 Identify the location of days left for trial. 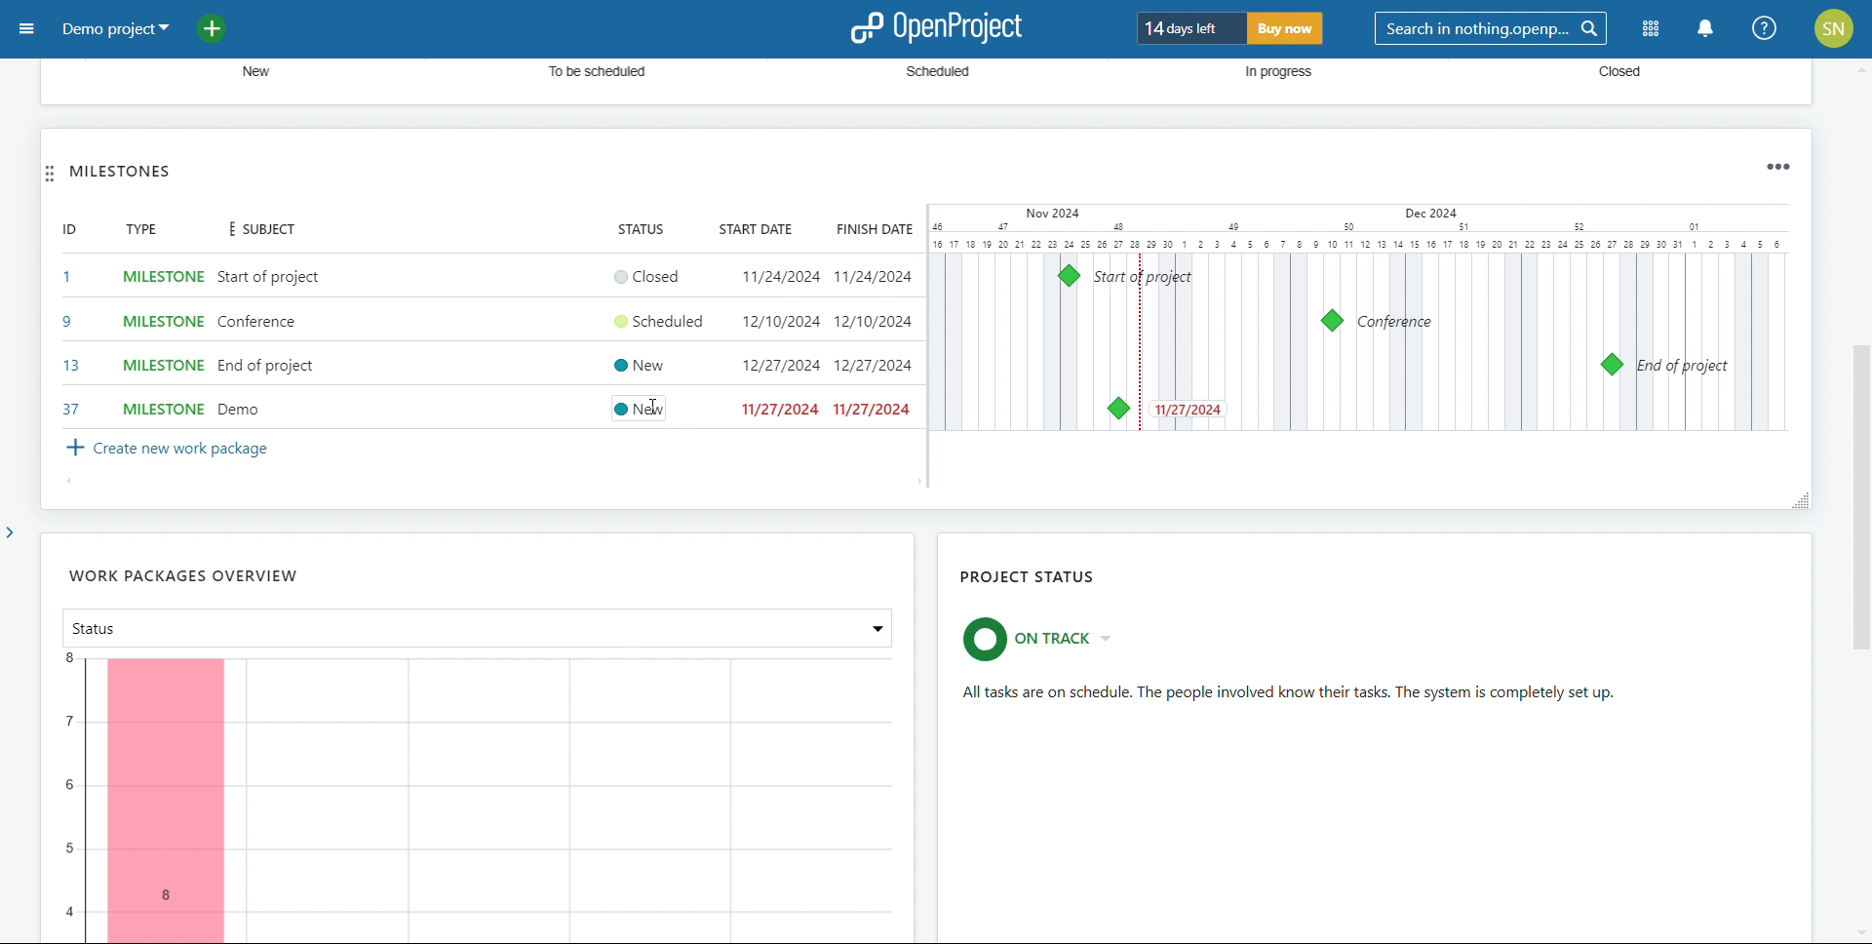
(1189, 28).